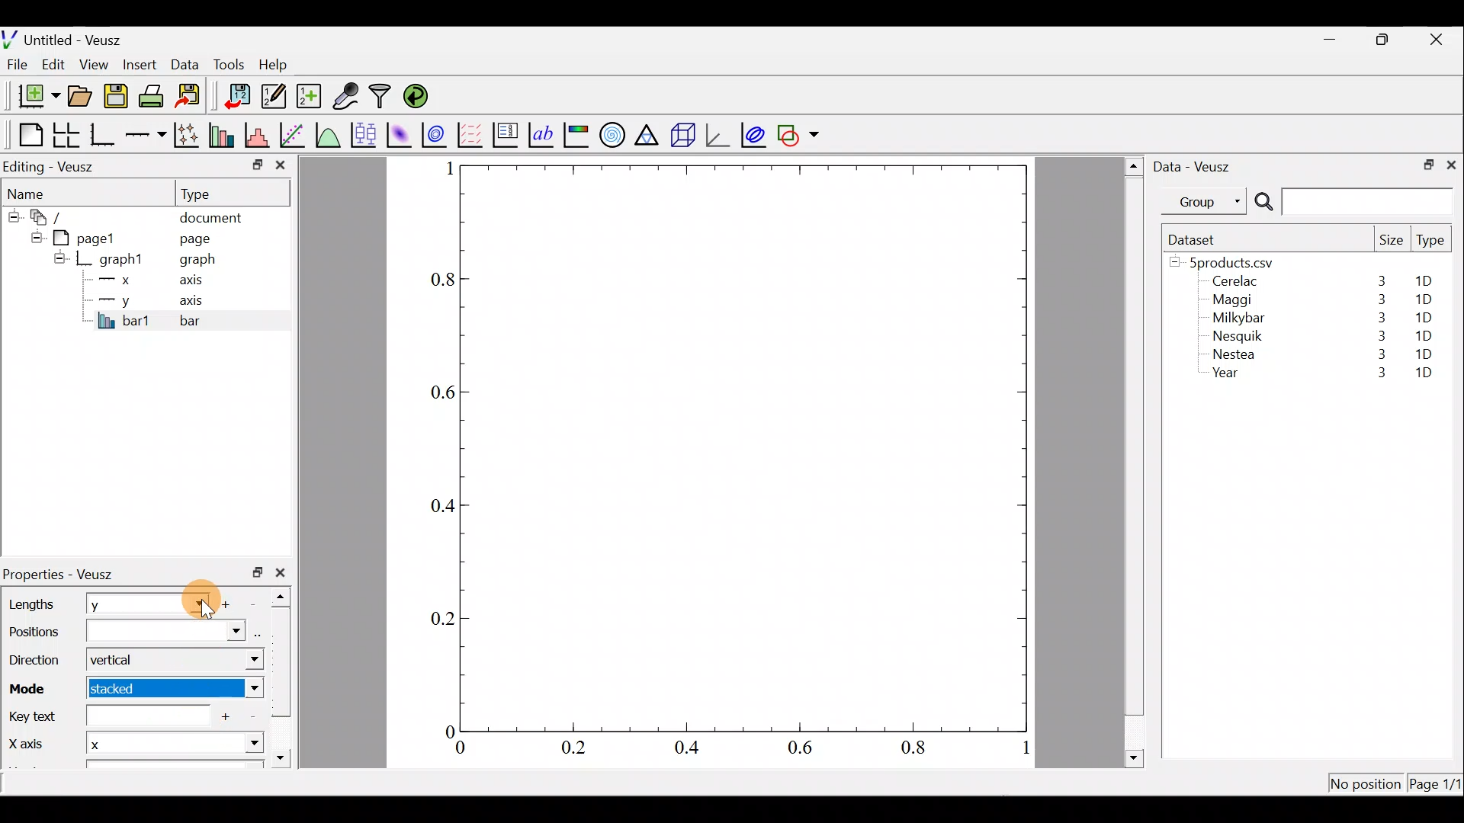 The height and width of the screenshot is (823, 1464). Describe the element at coordinates (274, 97) in the screenshot. I see `Edit and enter new datasets` at that location.